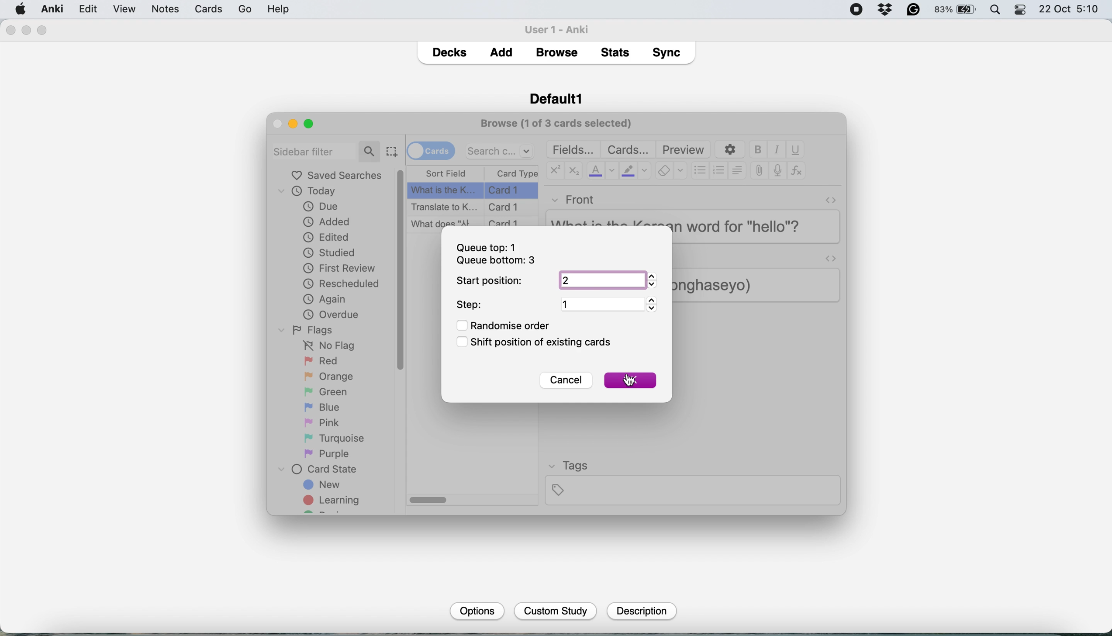  What do you see at coordinates (555, 172) in the screenshot?
I see `superscript` at bounding box center [555, 172].